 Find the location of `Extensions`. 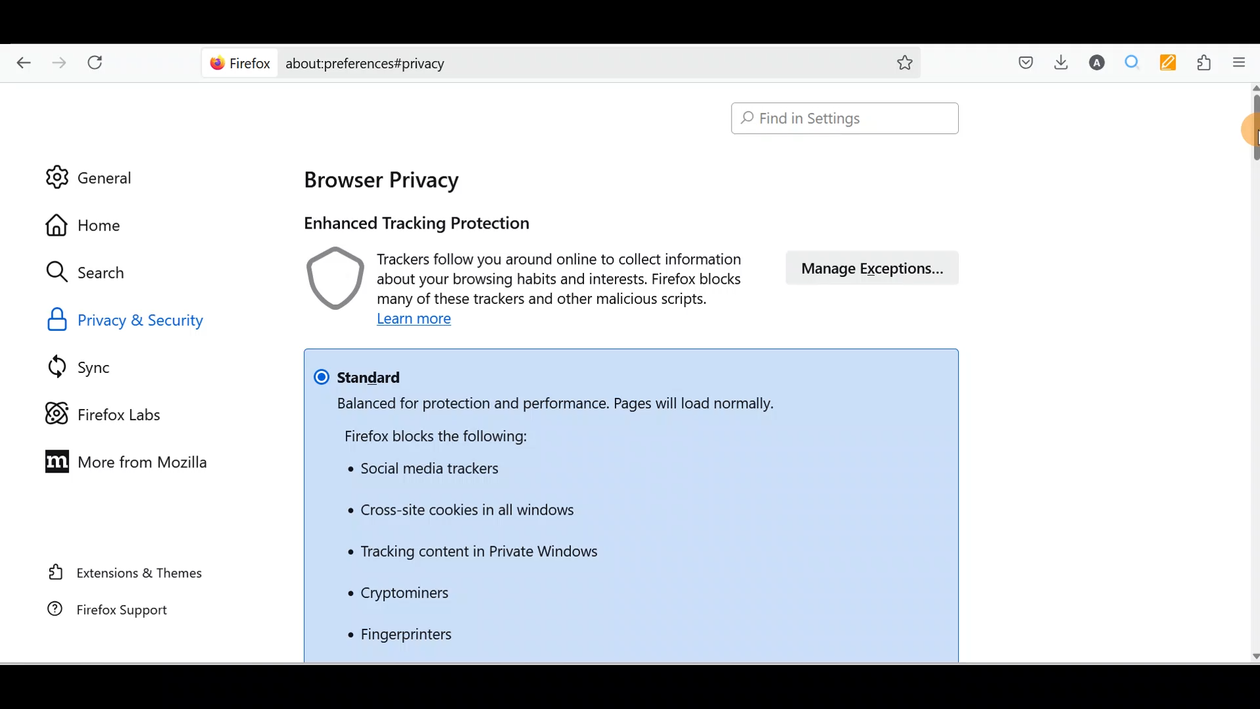

Extensions is located at coordinates (1204, 63).